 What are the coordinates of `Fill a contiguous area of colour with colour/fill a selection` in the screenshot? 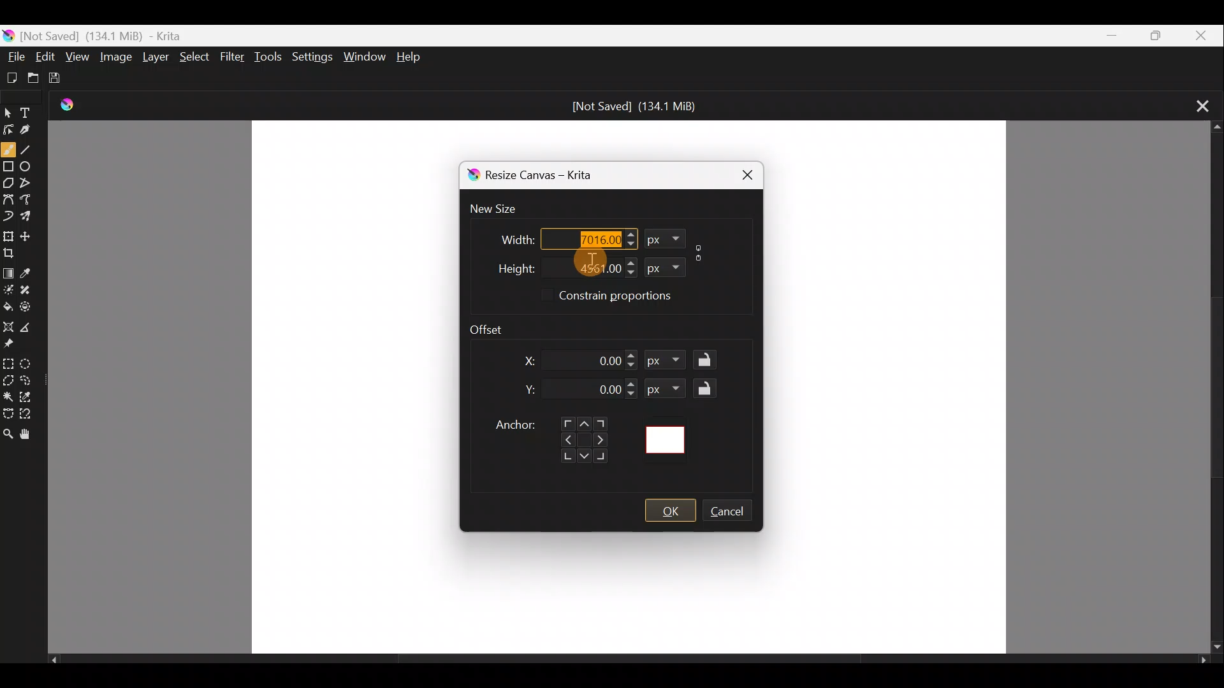 It's located at (8, 305).